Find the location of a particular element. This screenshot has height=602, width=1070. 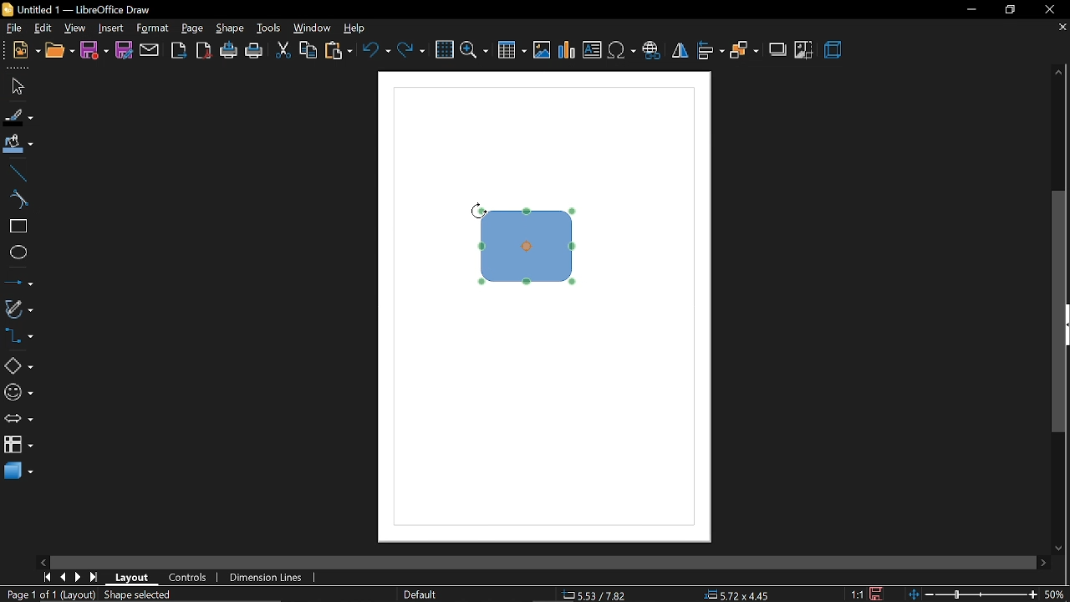

zoom change is located at coordinates (973, 595).